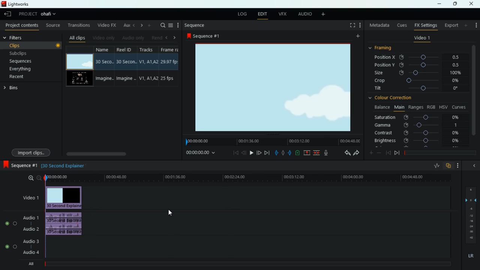  I want to click on all clips, so click(76, 38).